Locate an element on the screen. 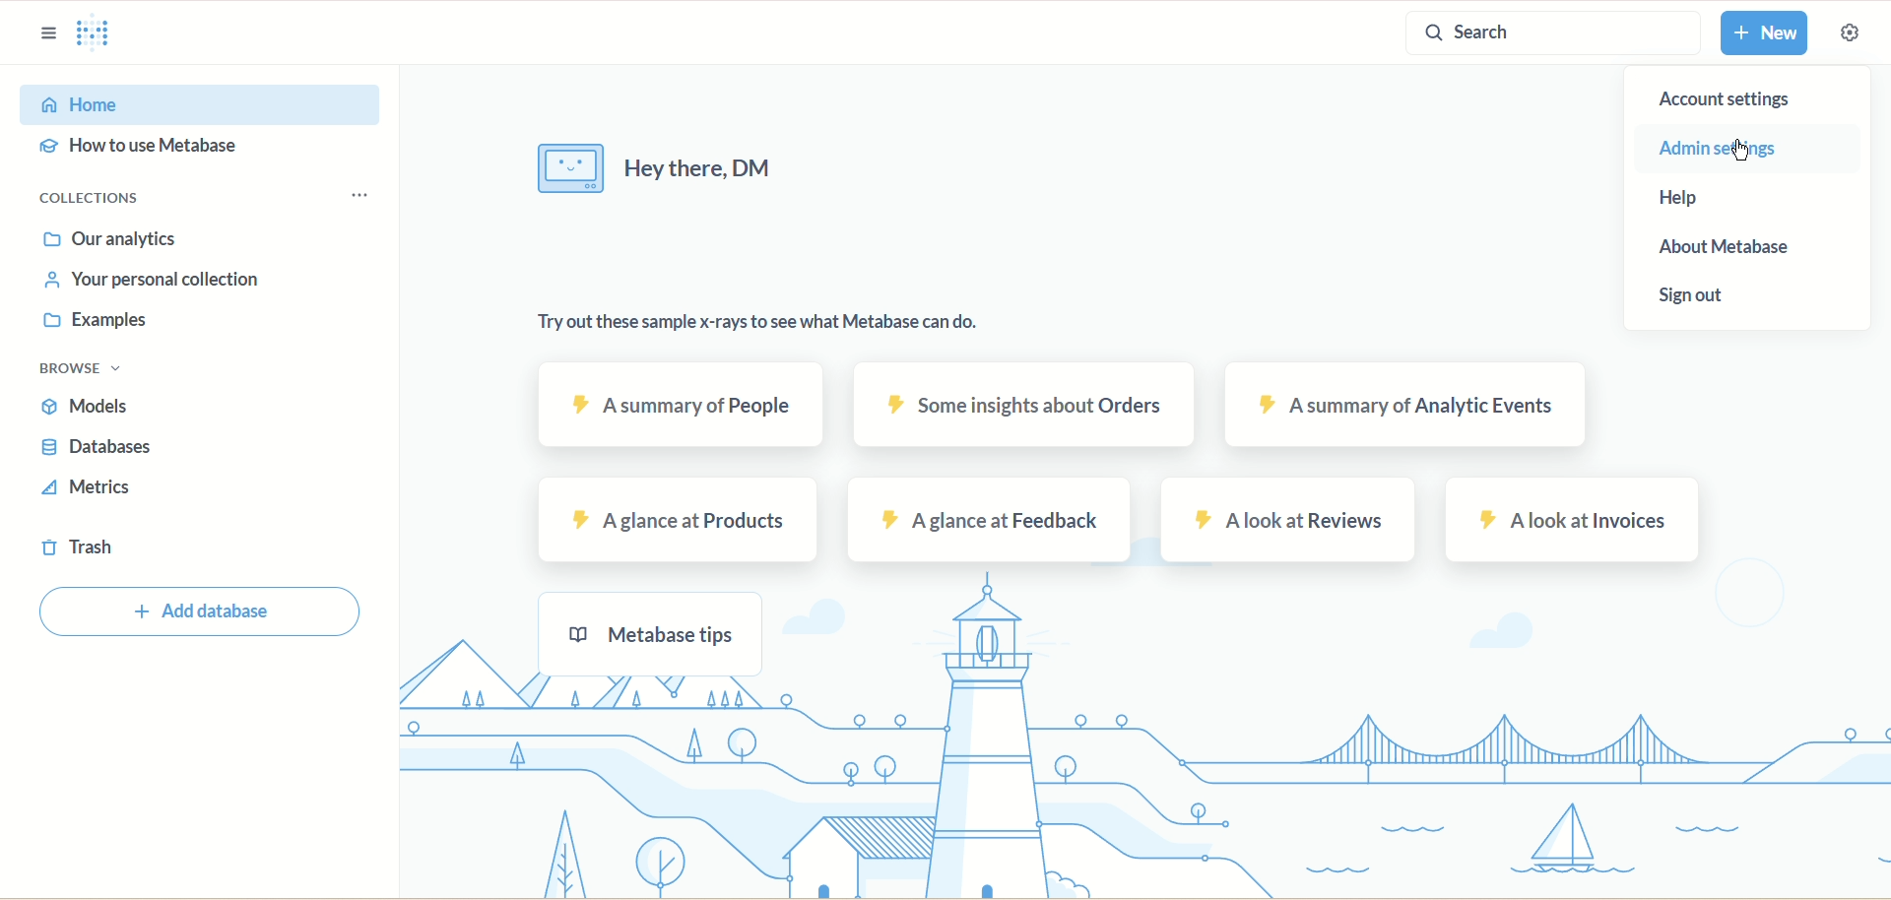 This screenshot has height=900, width=1891. Metrics is located at coordinates (90, 485).